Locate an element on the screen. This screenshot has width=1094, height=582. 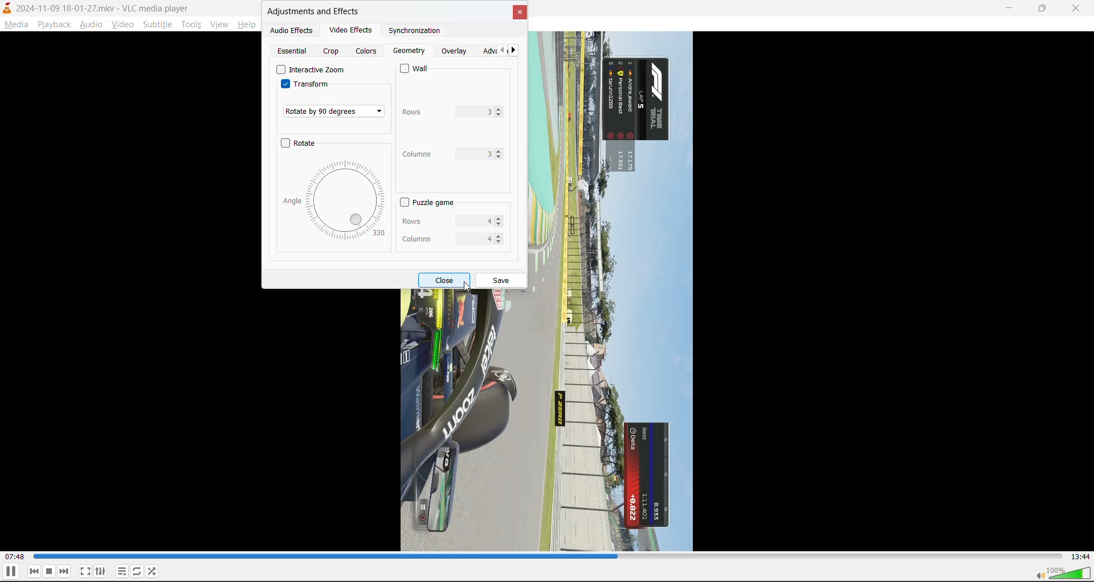
rows is located at coordinates (447, 223).